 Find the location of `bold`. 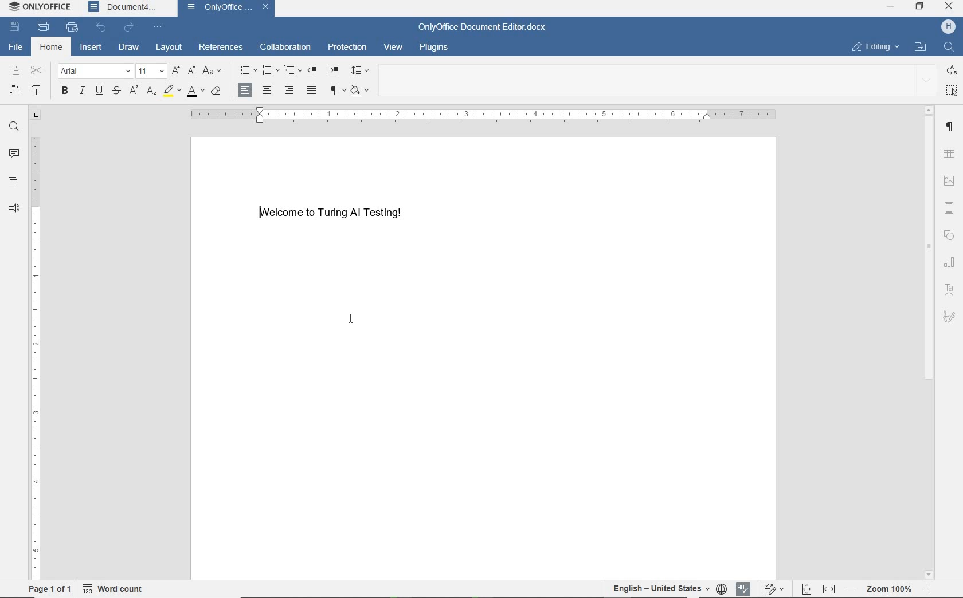

bold is located at coordinates (66, 92).